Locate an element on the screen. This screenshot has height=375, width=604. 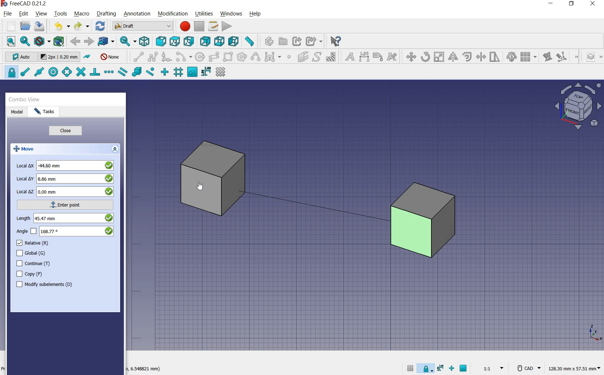
file is located at coordinates (8, 13).